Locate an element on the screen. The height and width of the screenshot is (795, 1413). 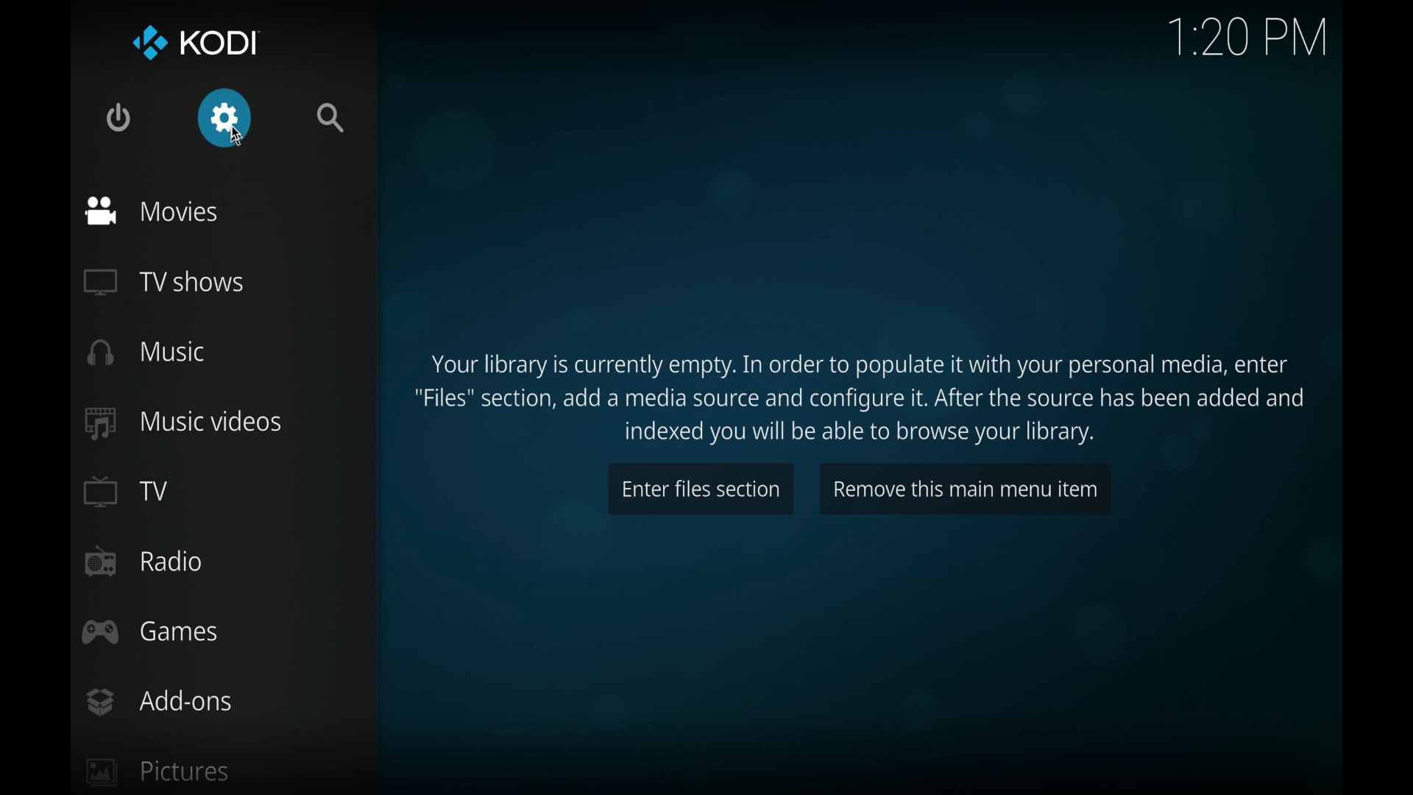
games is located at coordinates (151, 632).